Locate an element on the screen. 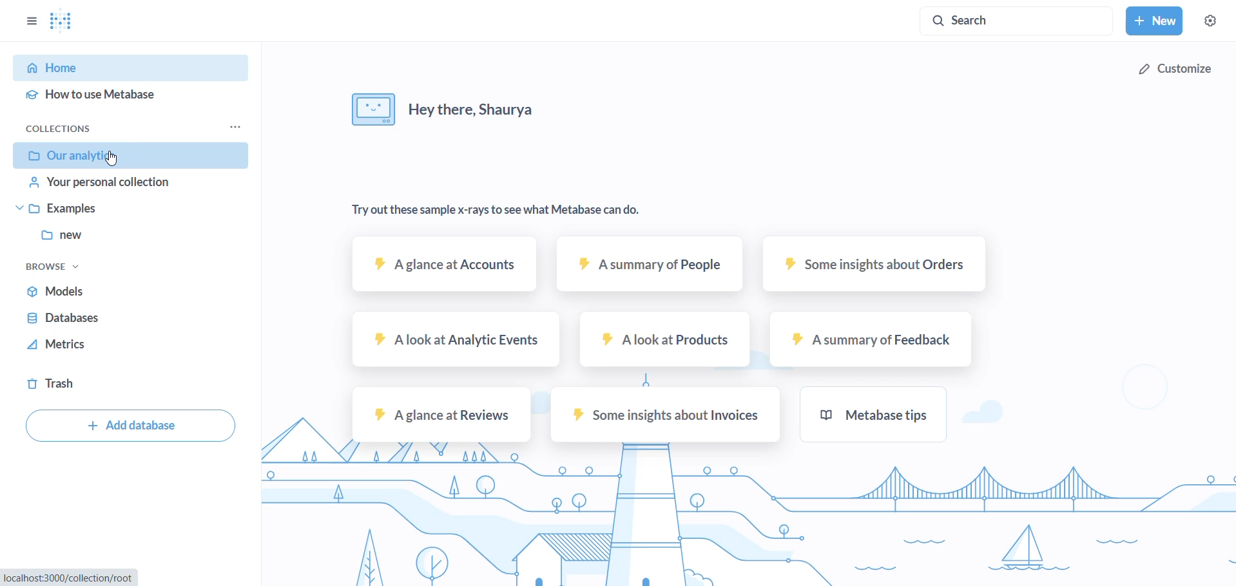  models is located at coordinates (130, 296).